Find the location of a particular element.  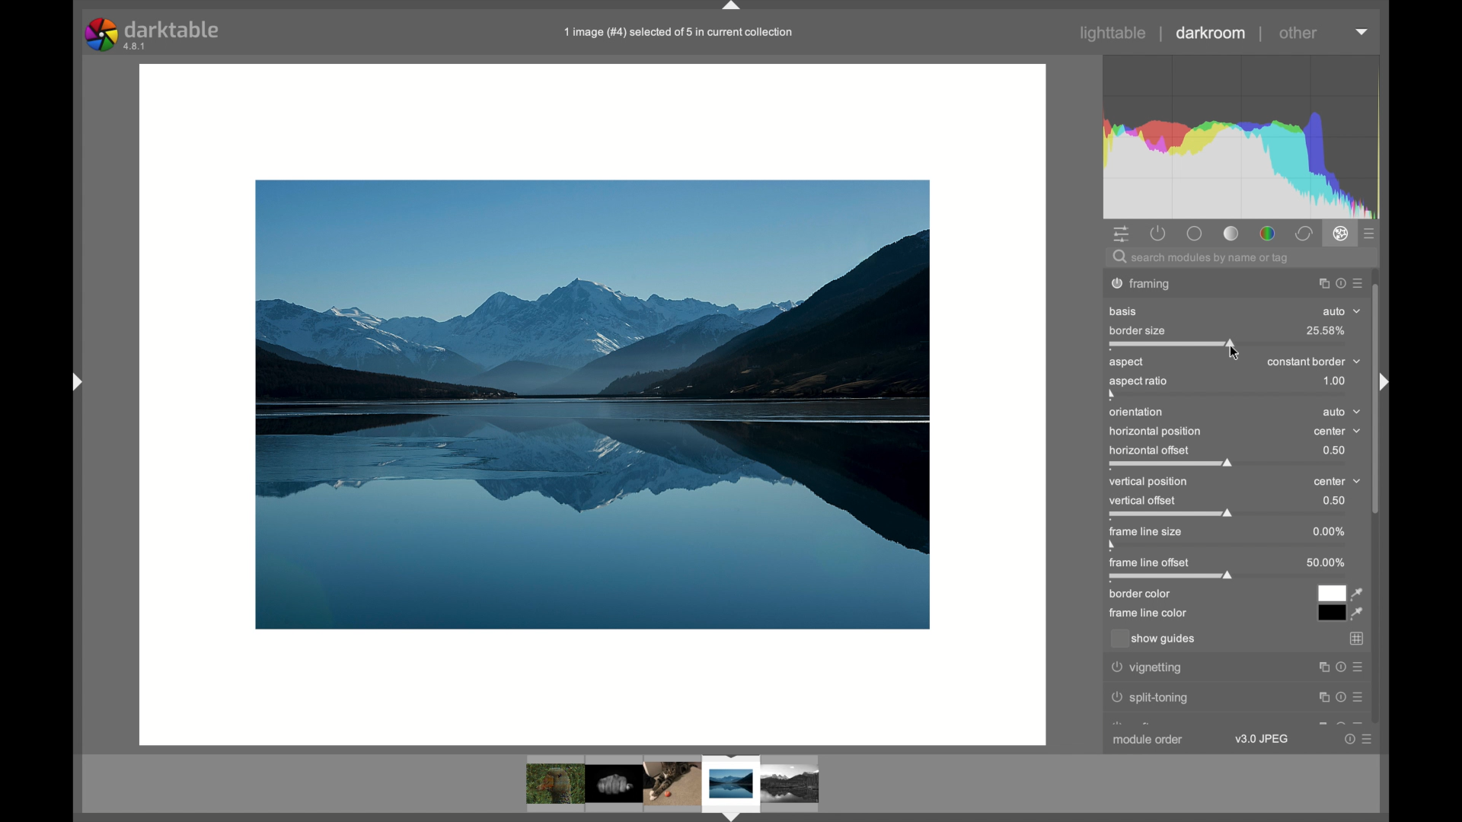

info is located at coordinates (681, 33).